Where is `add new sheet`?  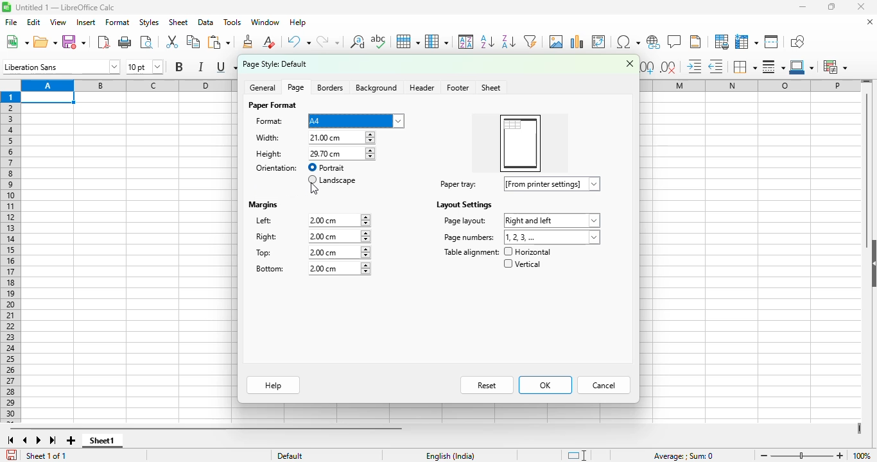 add new sheet is located at coordinates (71, 441).